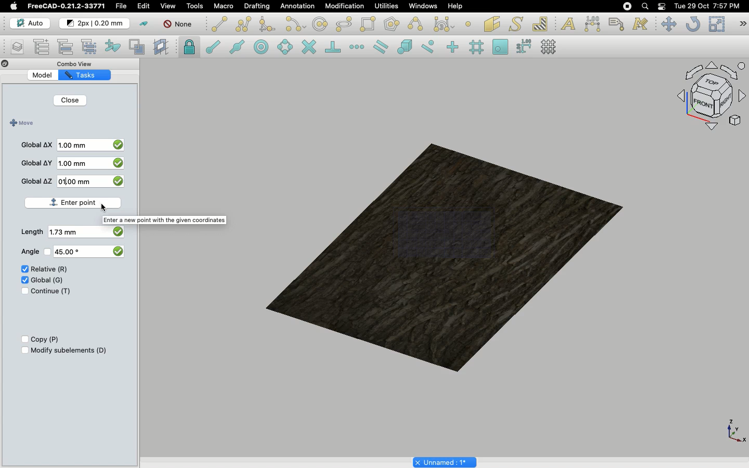 Image resolution: width=749 pixels, height=468 pixels. I want to click on Snap working plane, so click(500, 48).